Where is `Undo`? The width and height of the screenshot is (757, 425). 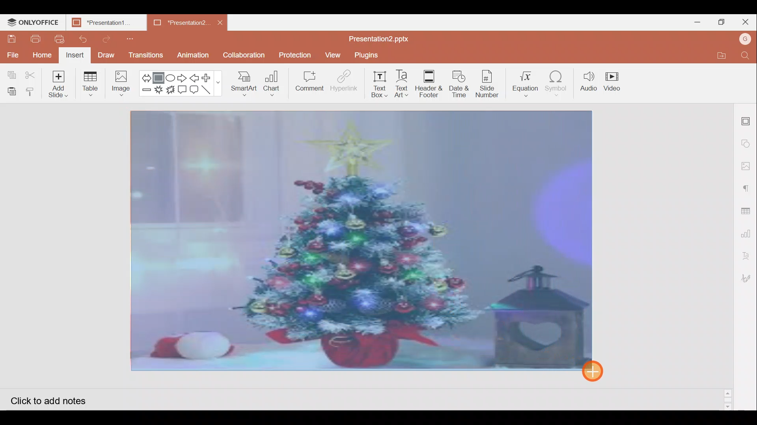
Undo is located at coordinates (83, 39).